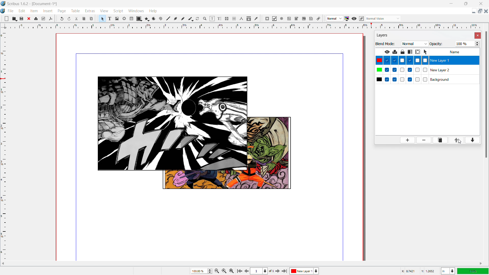  I want to click on measurements, so click(241, 19).